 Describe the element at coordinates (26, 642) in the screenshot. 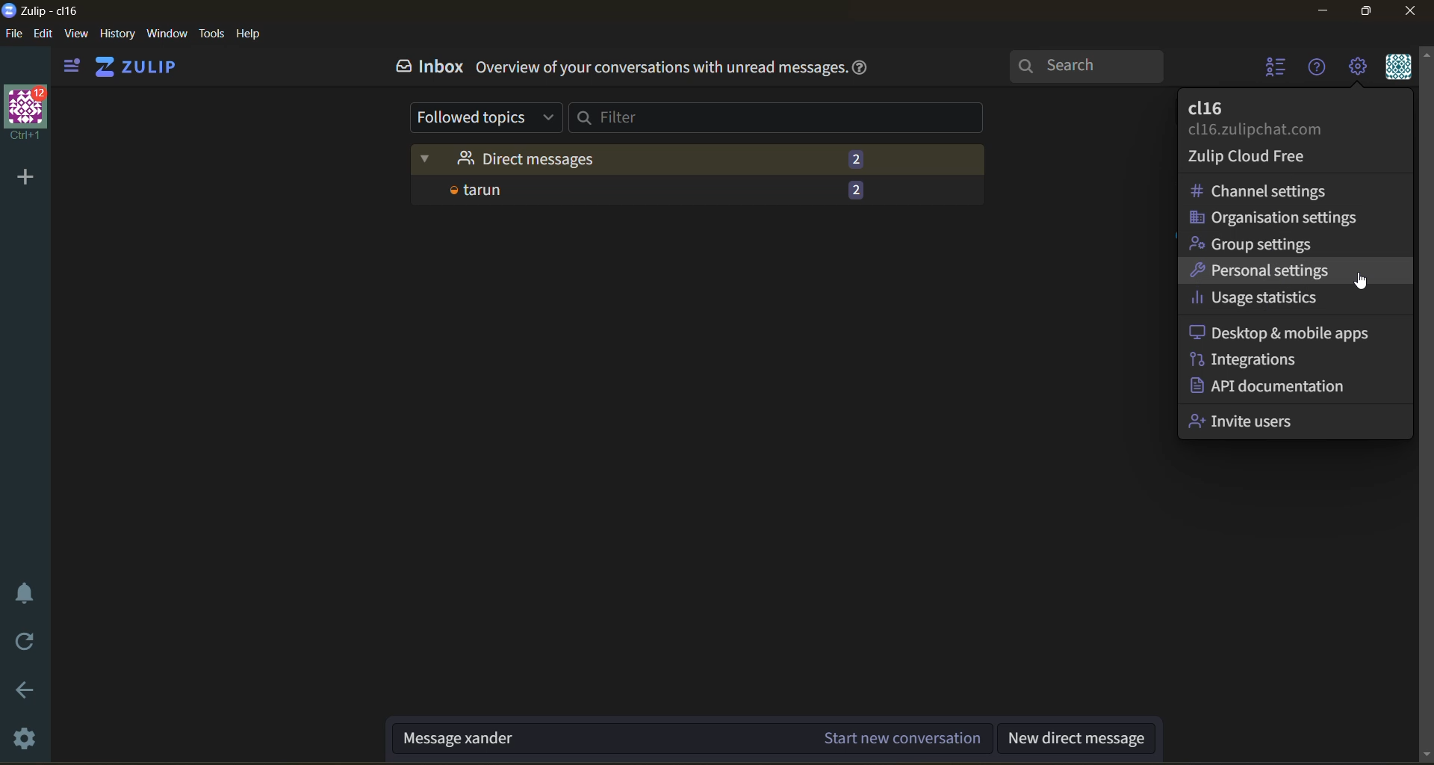

I see `reload` at that location.